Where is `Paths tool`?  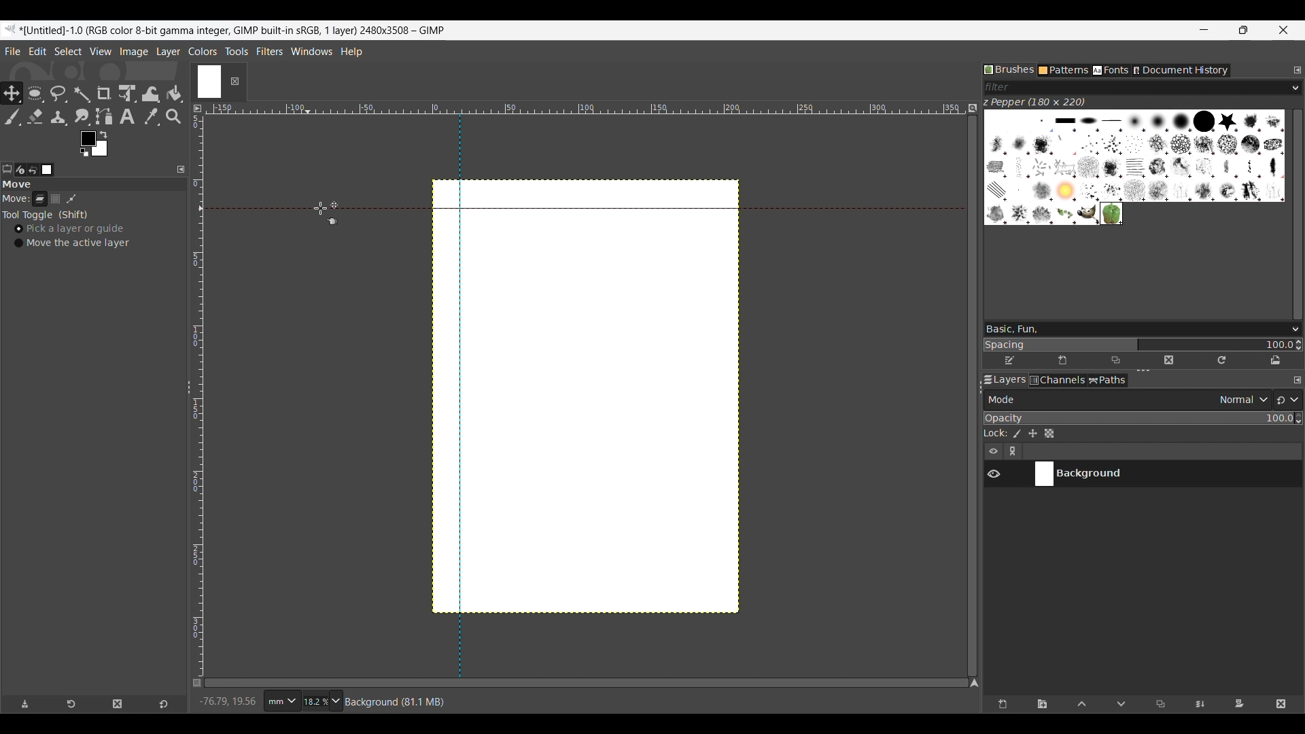
Paths tool is located at coordinates (105, 117).